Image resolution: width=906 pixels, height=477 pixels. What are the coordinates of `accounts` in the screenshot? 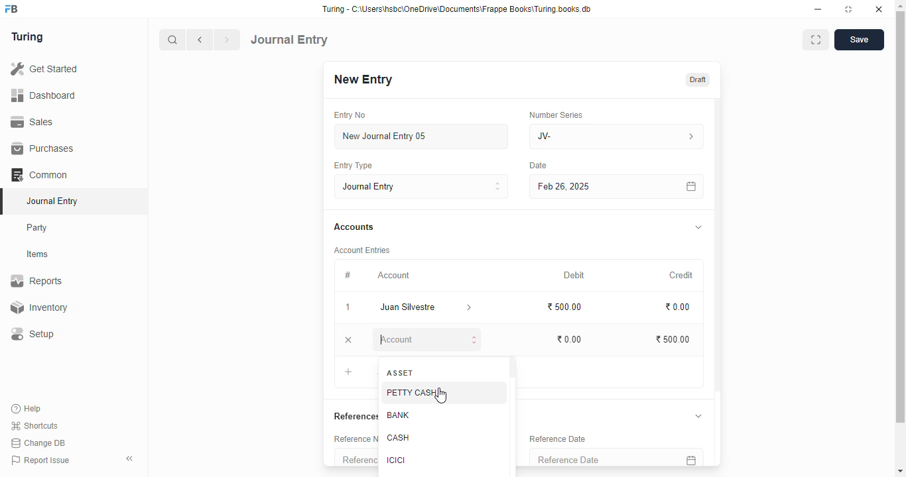 It's located at (352, 227).